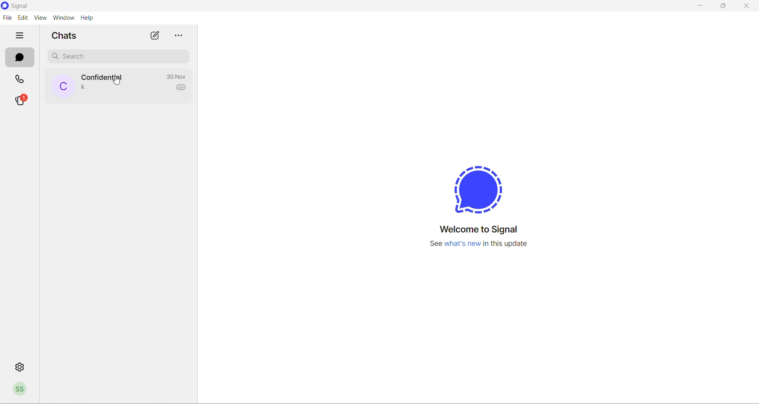  What do you see at coordinates (7, 17) in the screenshot?
I see `file` at bounding box center [7, 17].